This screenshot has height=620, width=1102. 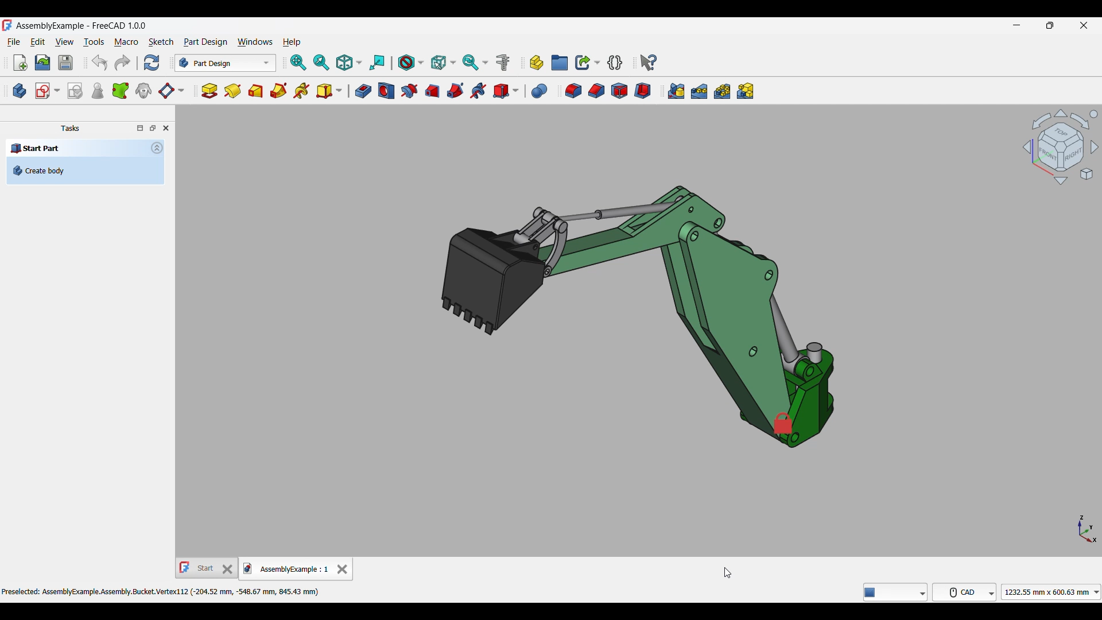 What do you see at coordinates (7, 25) in the screenshot?
I see `Software logo` at bounding box center [7, 25].